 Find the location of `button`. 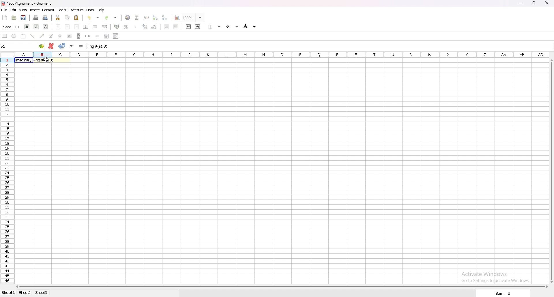

button is located at coordinates (69, 36).